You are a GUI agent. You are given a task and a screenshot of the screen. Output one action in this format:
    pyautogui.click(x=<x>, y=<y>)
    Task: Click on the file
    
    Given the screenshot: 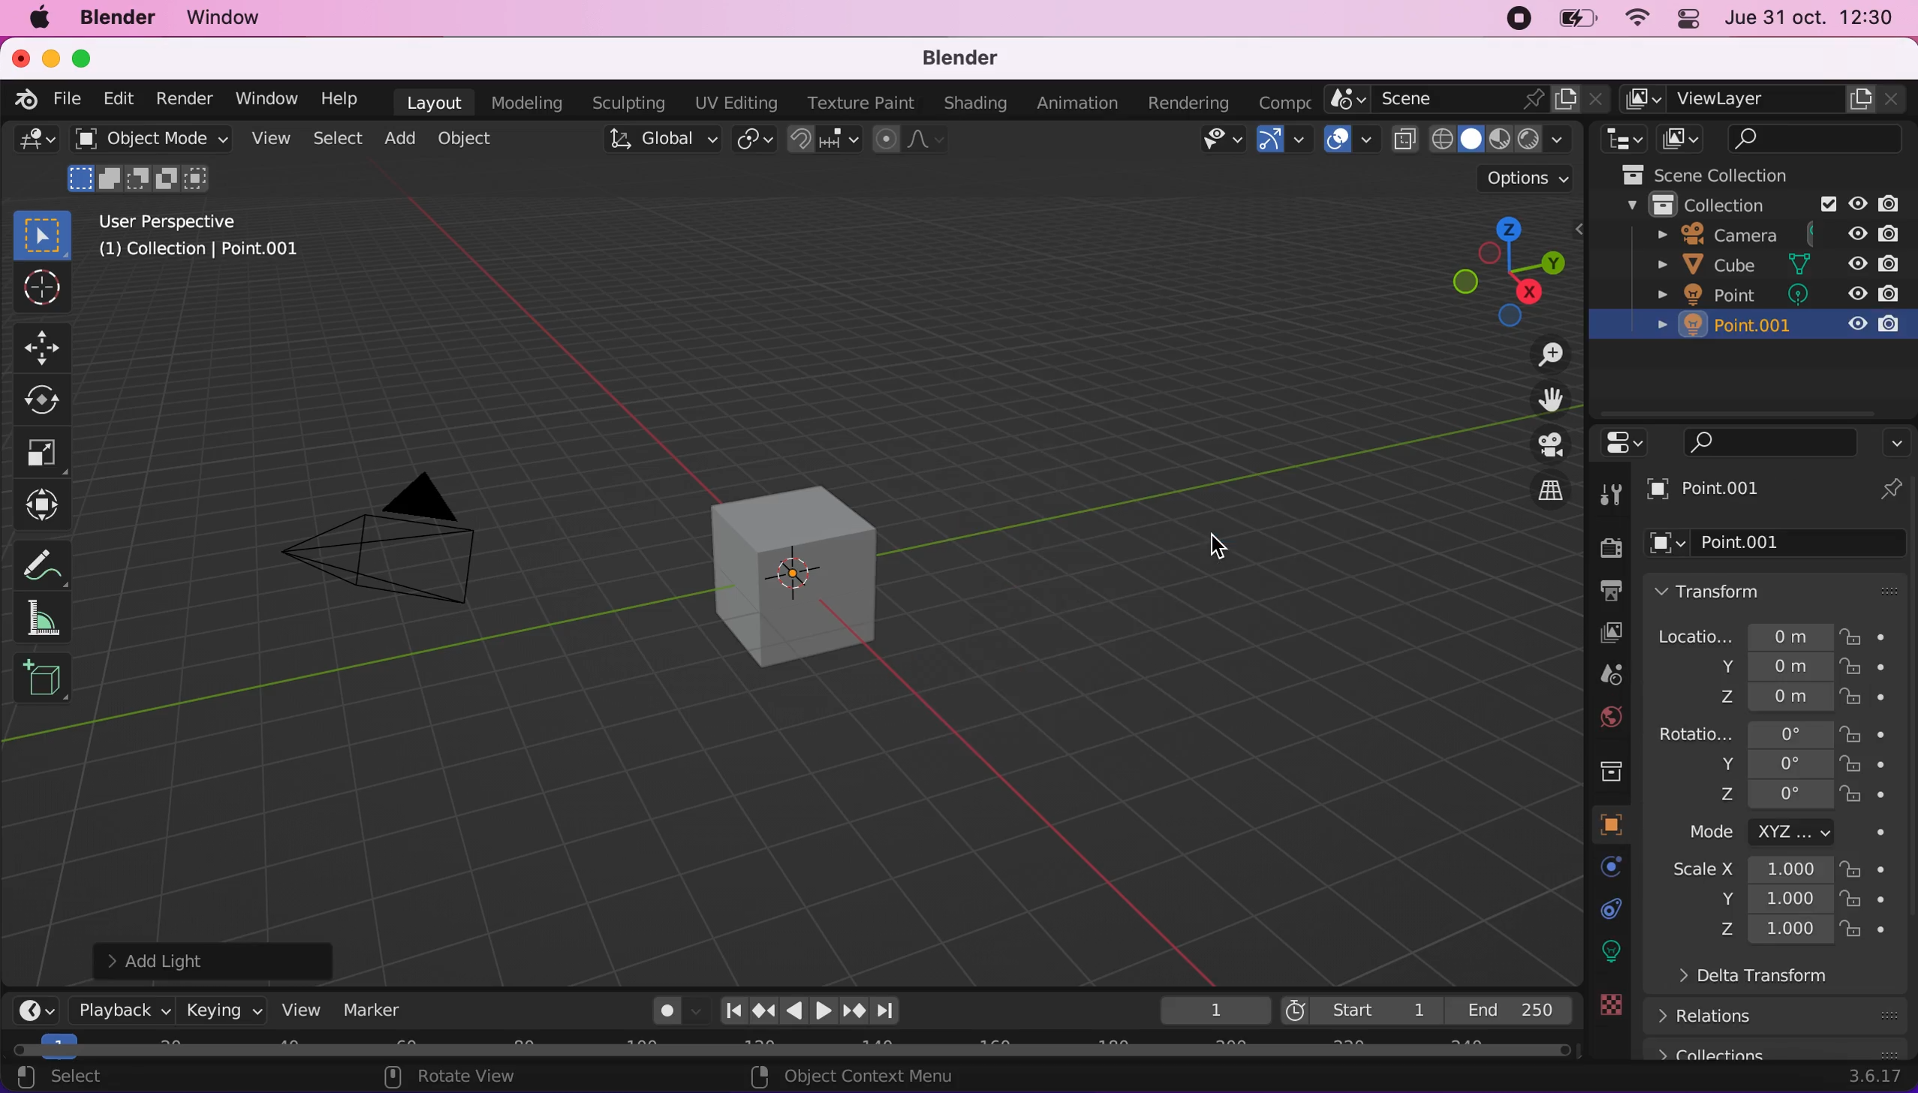 What is the action you would take?
    pyautogui.click(x=72, y=100)
    